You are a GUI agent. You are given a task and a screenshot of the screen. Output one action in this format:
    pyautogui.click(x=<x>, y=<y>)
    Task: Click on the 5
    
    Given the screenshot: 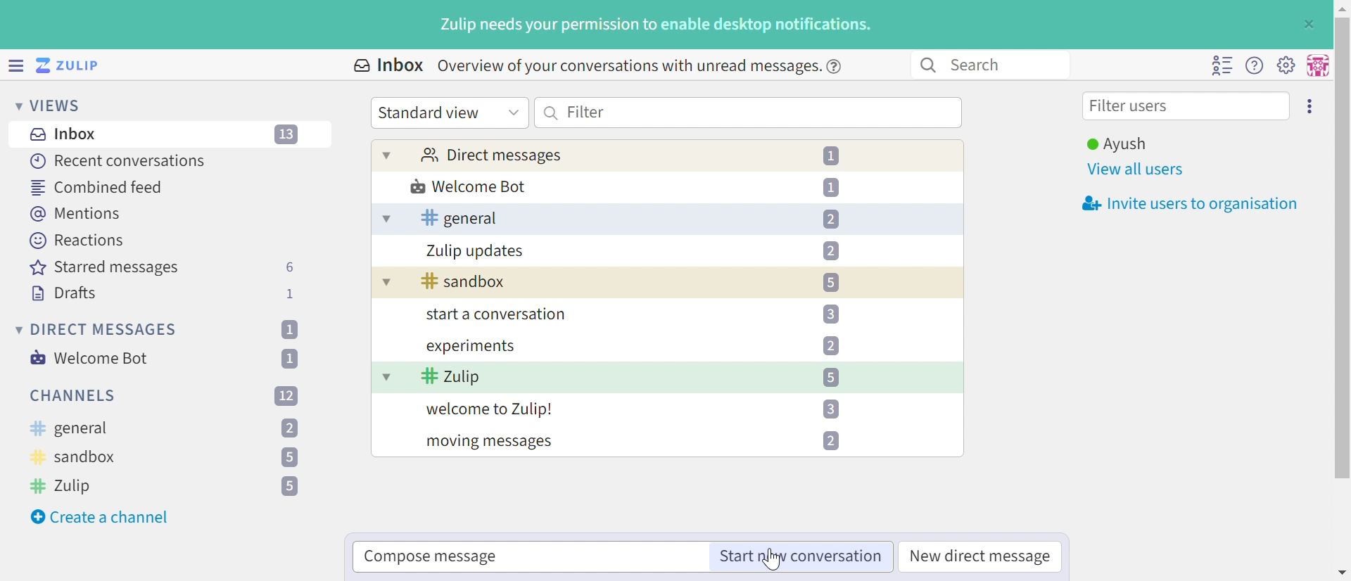 What is the action you would take?
    pyautogui.click(x=290, y=487)
    